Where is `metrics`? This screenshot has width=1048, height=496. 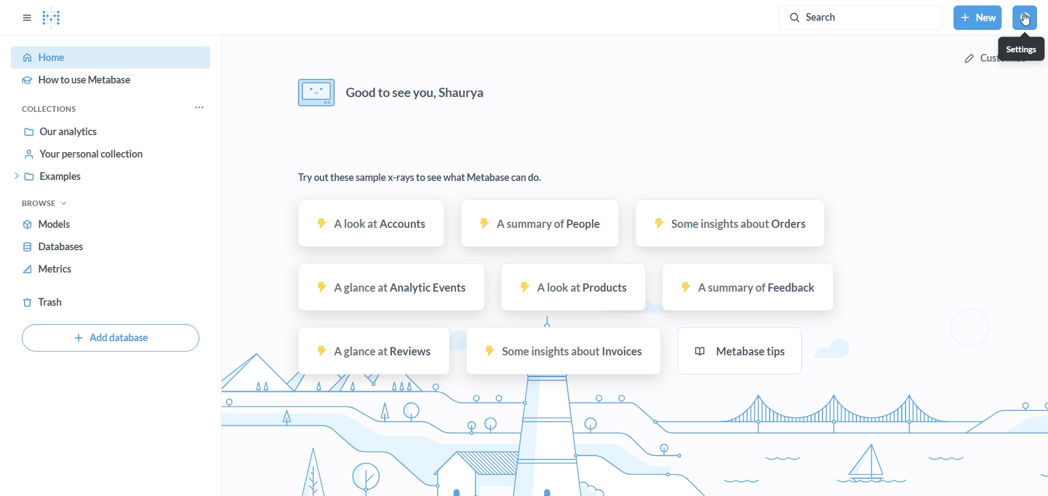 metrics is located at coordinates (64, 270).